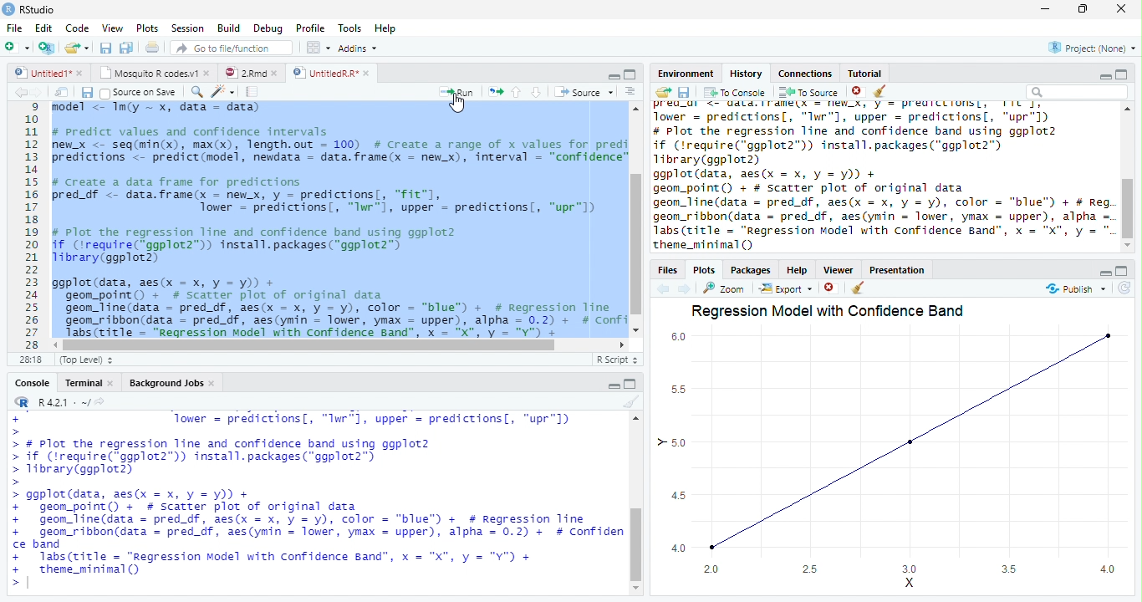 The width and height of the screenshot is (1142, 602). Describe the element at coordinates (386, 29) in the screenshot. I see `Help` at that location.